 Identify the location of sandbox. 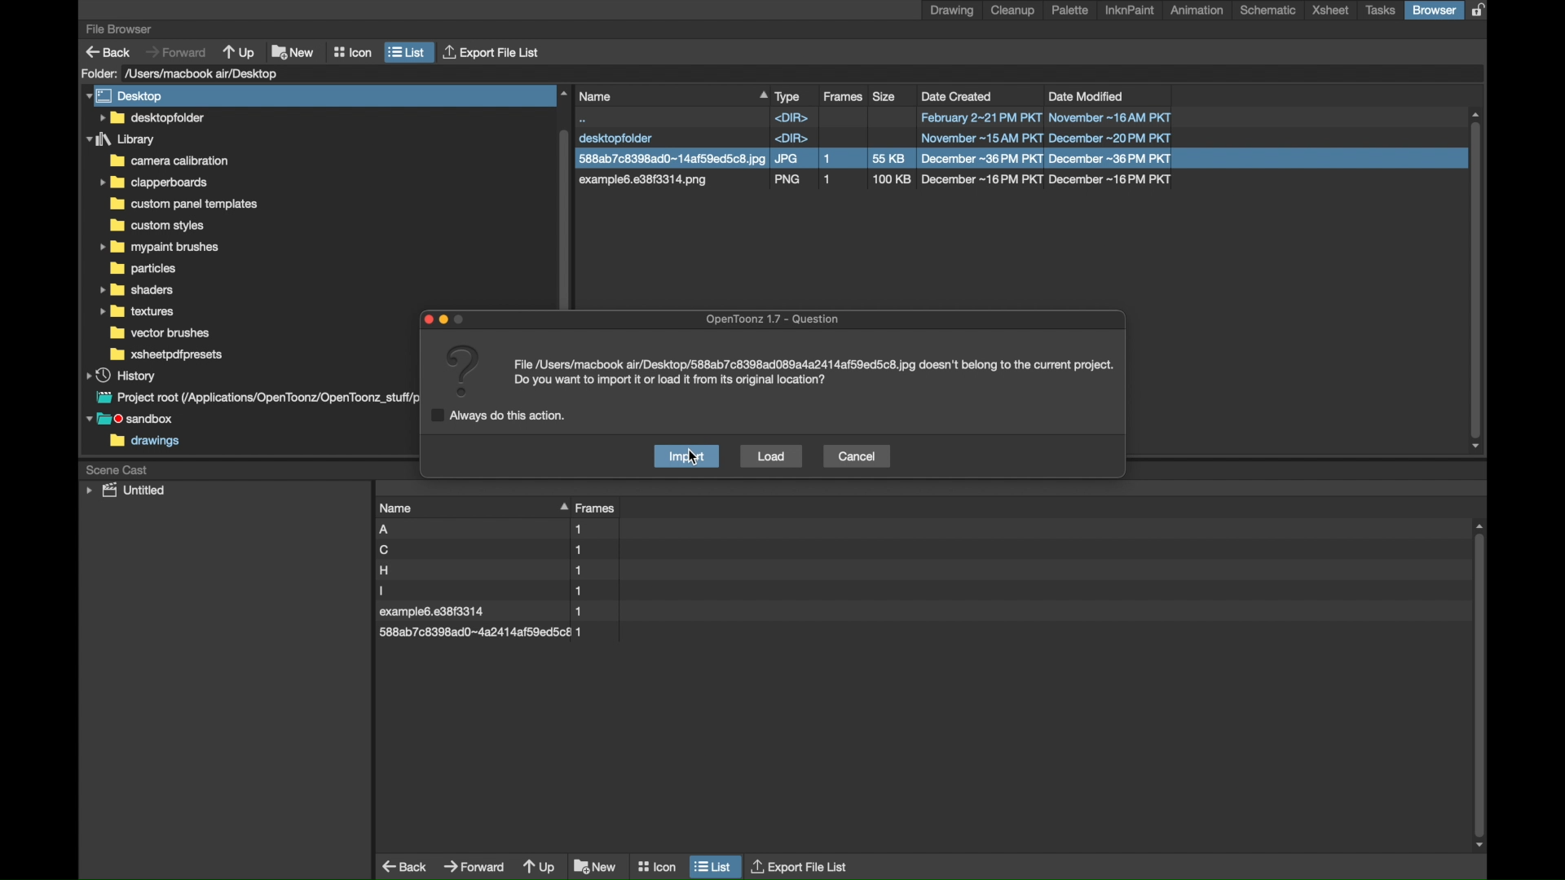
(134, 420).